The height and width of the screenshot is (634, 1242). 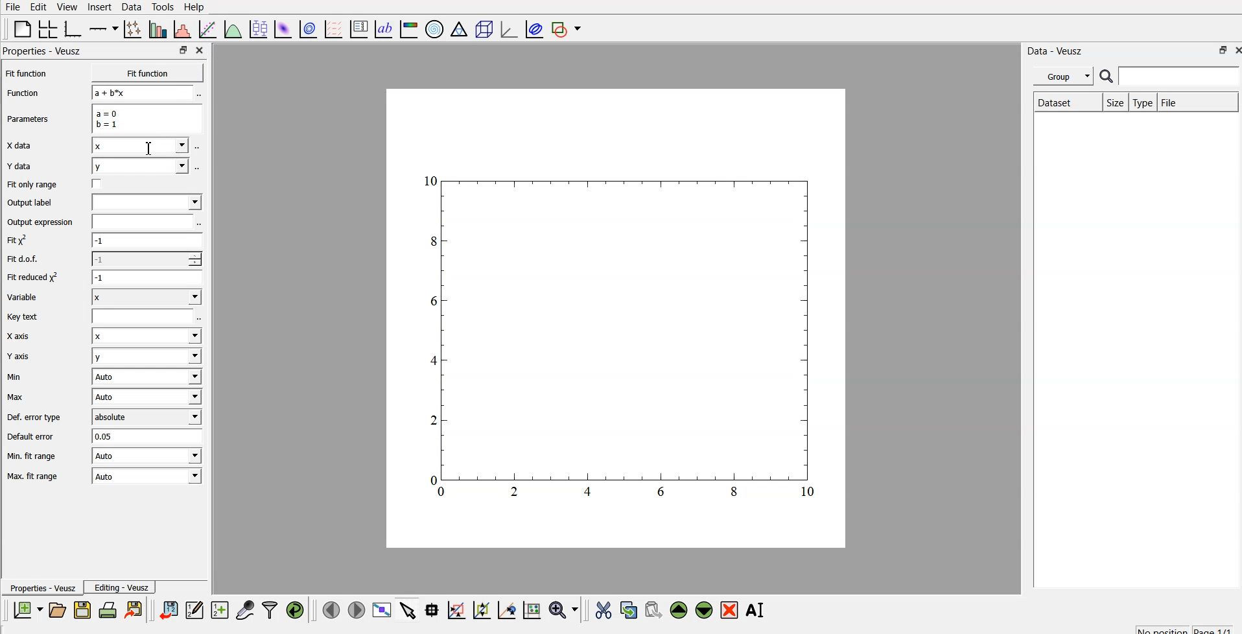 What do you see at coordinates (148, 356) in the screenshot?
I see `y` at bounding box center [148, 356].